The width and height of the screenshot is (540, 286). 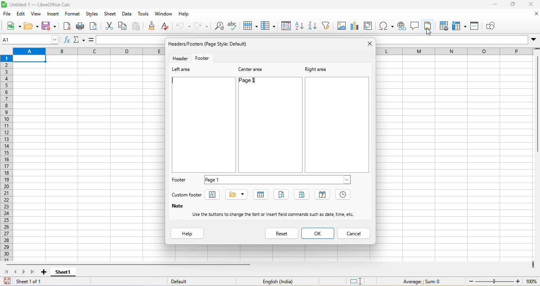 What do you see at coordinates (234, 25) in the screenshot?
I see `spelling` at bounding box center [234, 25].